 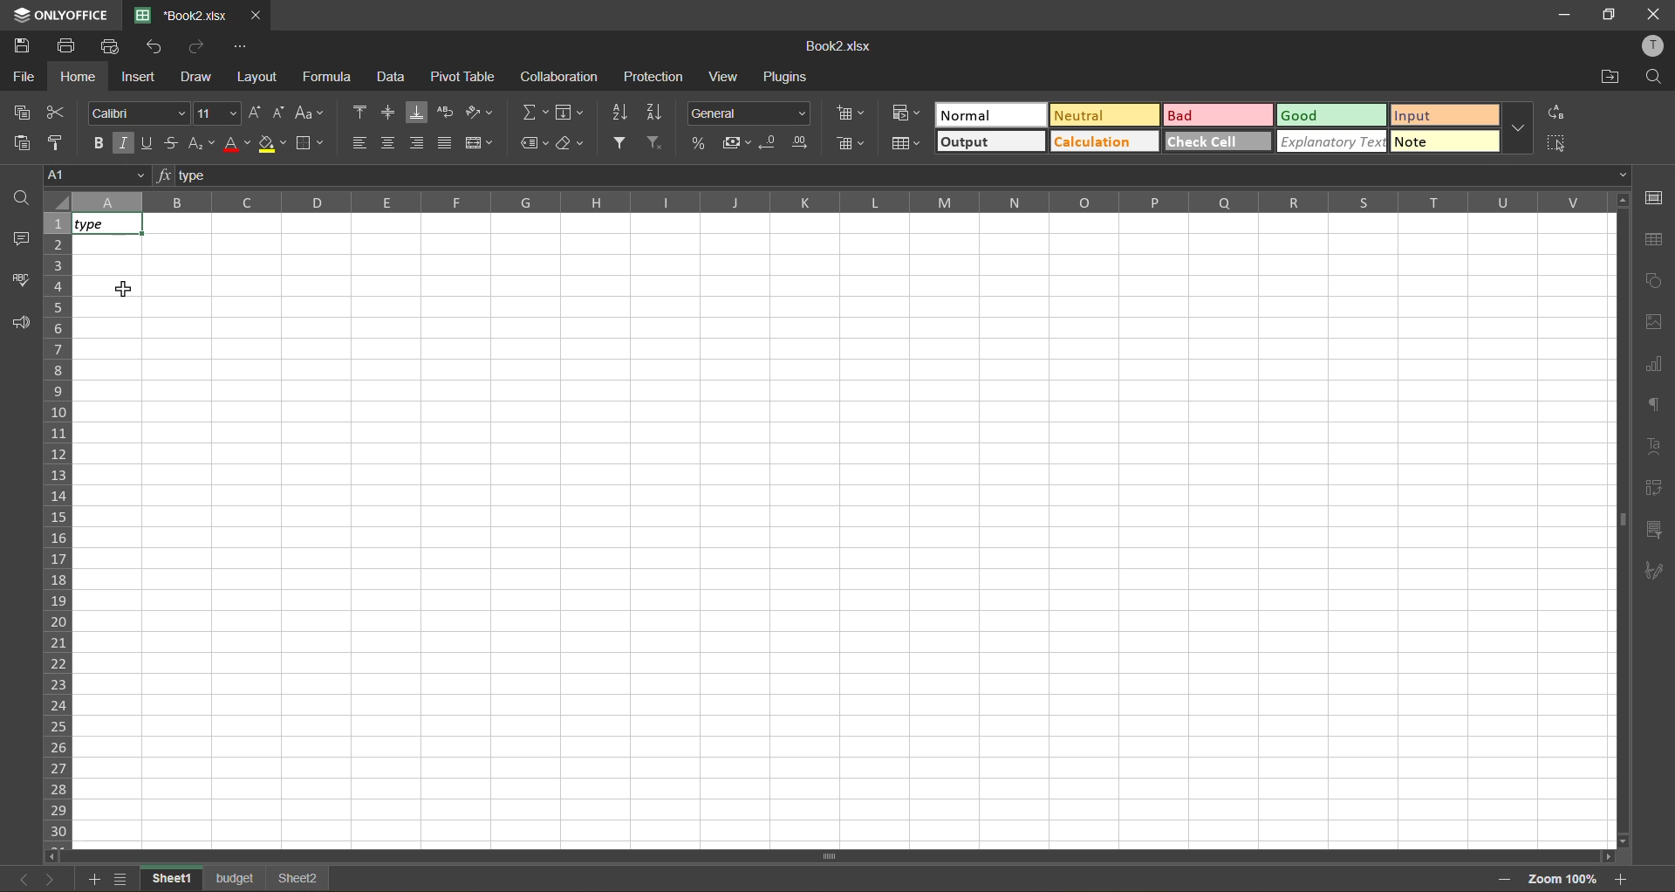 What do you see at coordinates (1656, 447) in the screenshot?
I see `text` at bounding box center [1656, 447].